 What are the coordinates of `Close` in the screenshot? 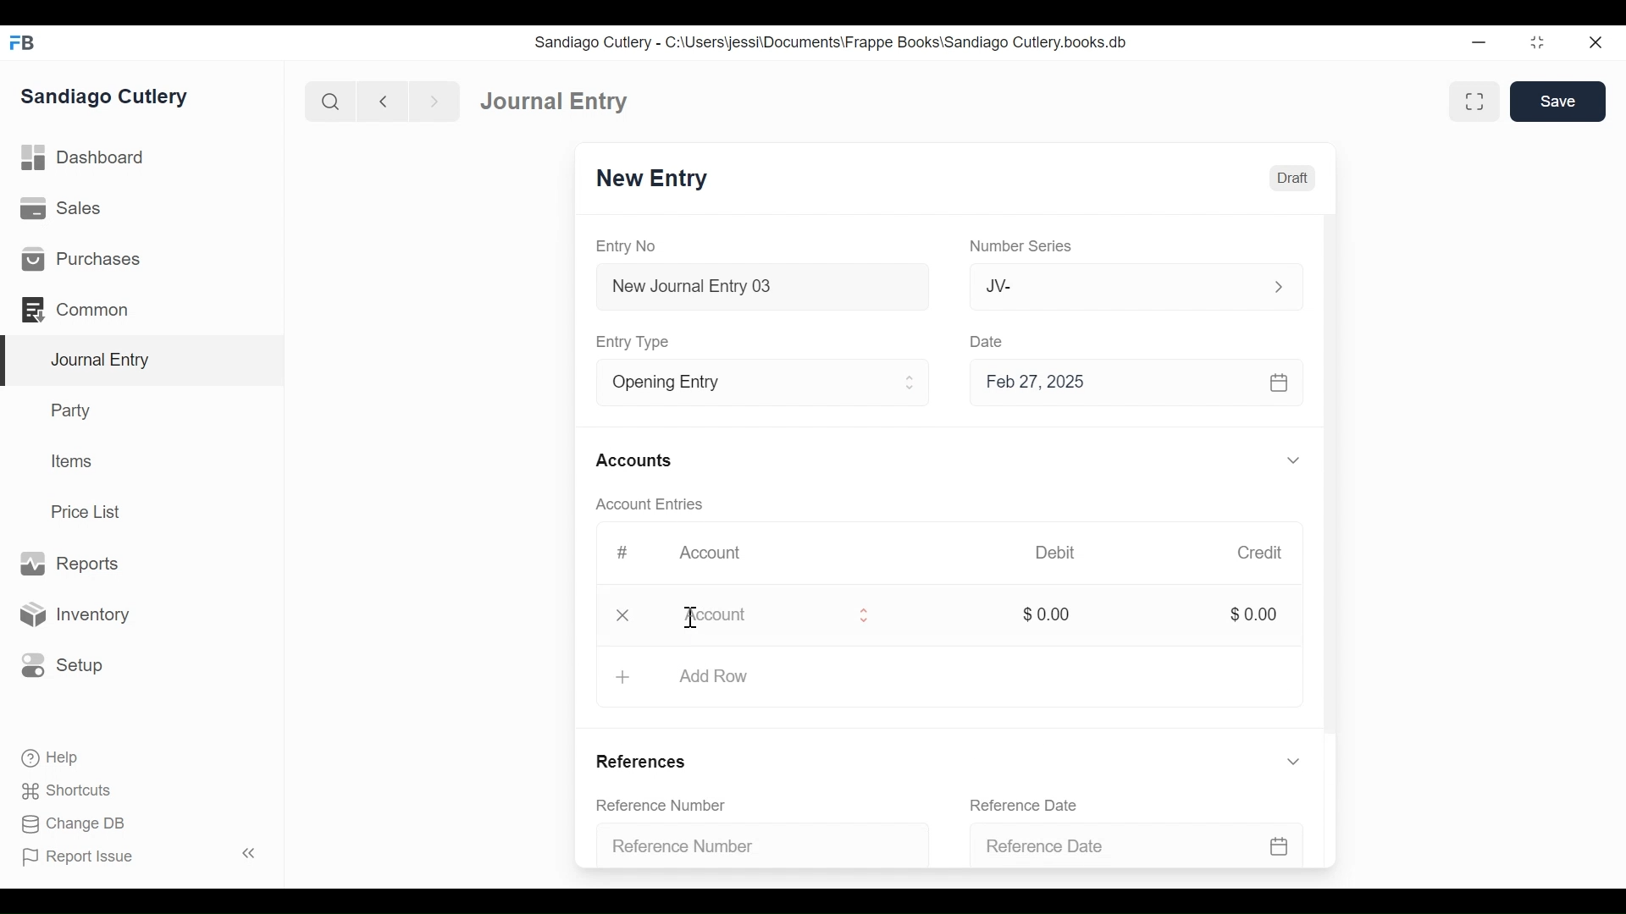 It's located at (625, 614).